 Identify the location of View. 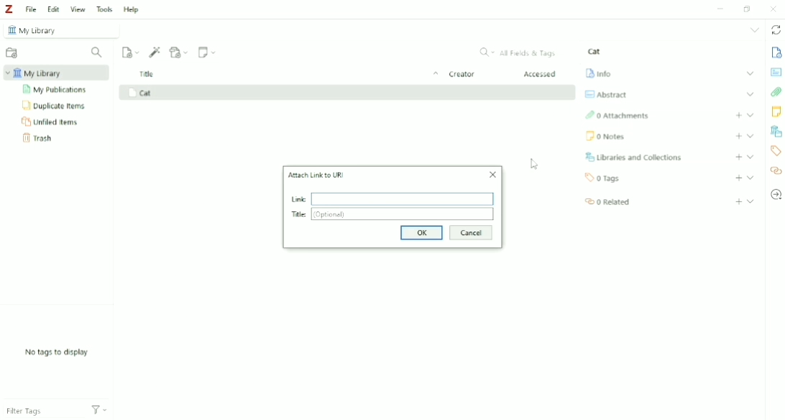
(78, 9).